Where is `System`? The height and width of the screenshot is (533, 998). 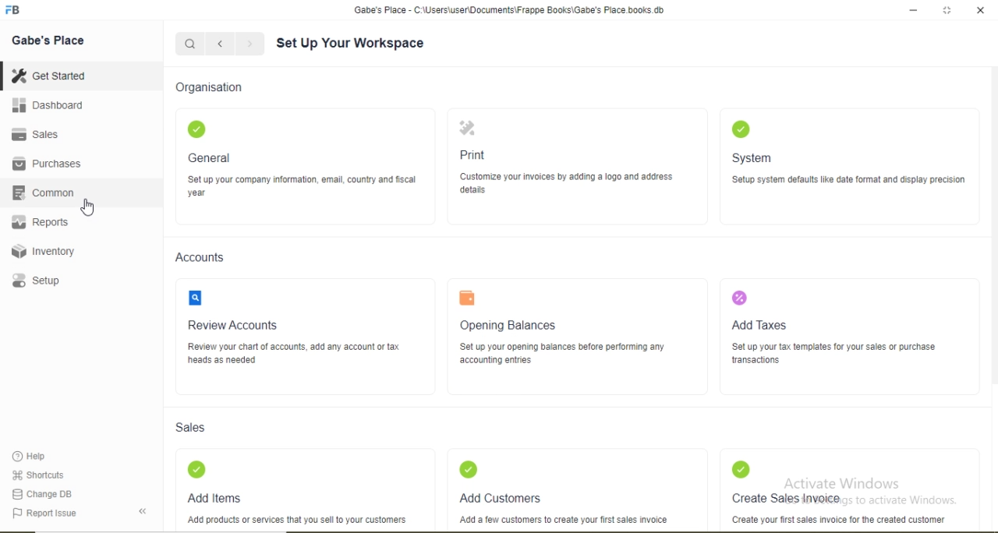
System is located at coordinates (751, 159).